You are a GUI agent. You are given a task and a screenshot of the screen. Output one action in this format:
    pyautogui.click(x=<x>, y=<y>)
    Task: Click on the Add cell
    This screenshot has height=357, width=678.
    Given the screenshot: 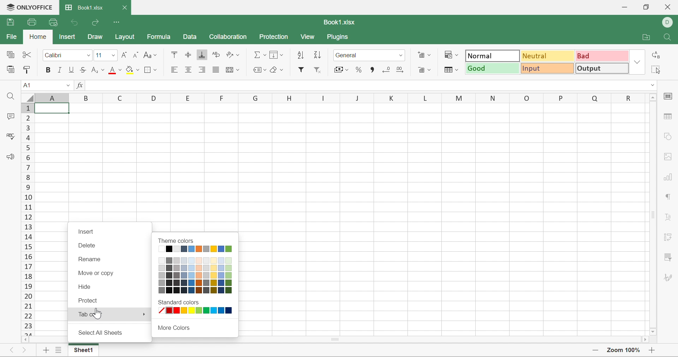 What is the action you would take?
    pyautogui.click(x=423, y=55)
    